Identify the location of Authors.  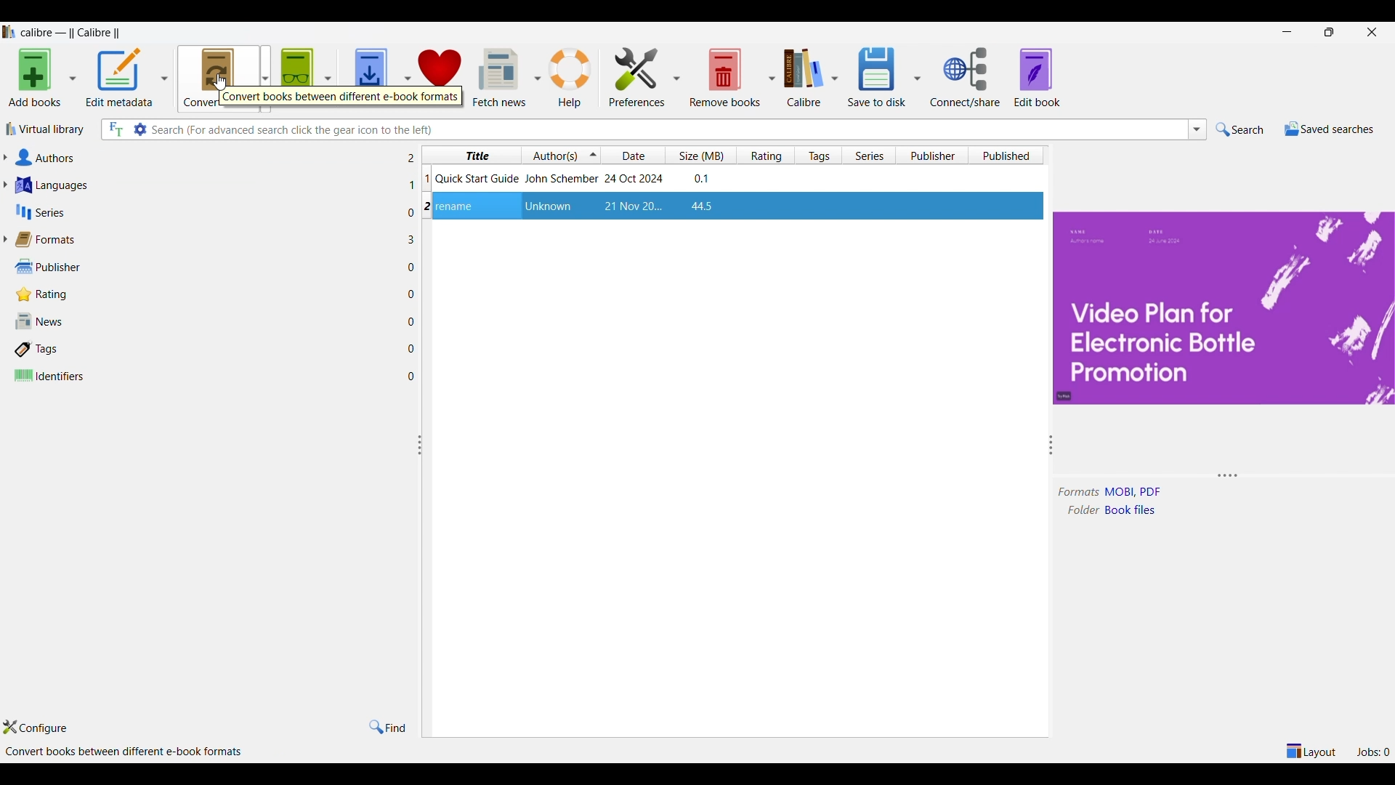
(206, 158).